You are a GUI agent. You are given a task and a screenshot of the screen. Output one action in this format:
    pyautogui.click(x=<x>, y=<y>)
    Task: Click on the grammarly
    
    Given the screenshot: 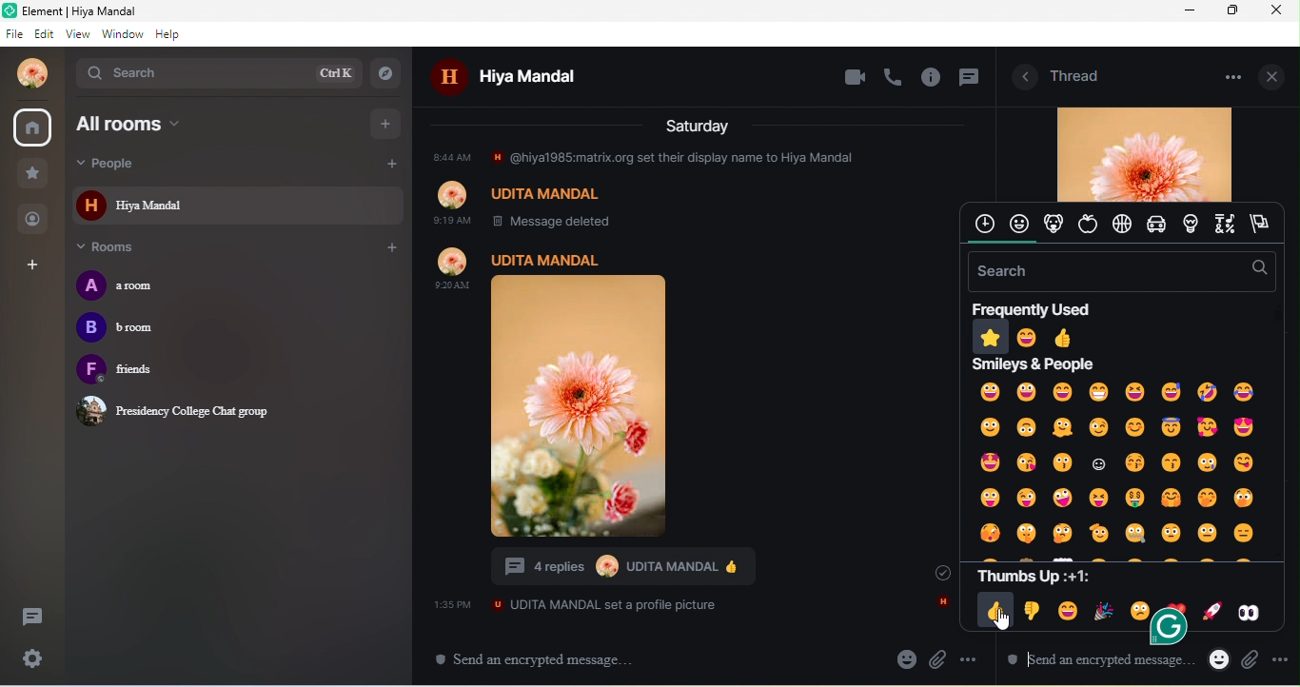 What is the action you would take?
    pyautogui.click(x=1163, y=638)
    